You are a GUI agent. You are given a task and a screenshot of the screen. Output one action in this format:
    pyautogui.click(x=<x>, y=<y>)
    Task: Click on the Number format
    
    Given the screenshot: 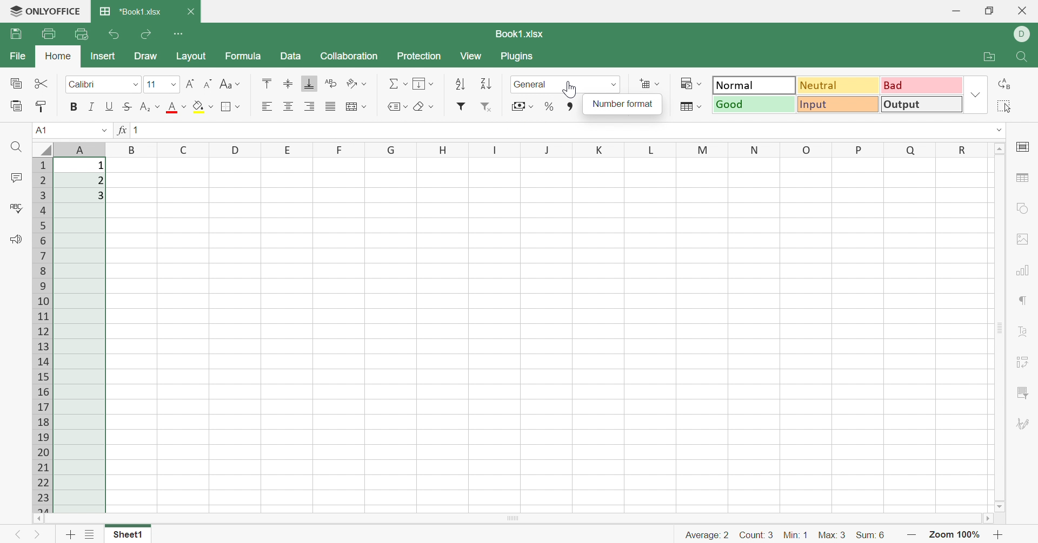 What is the action you would take?
    pyautogui.click(x=533, y=84)
    